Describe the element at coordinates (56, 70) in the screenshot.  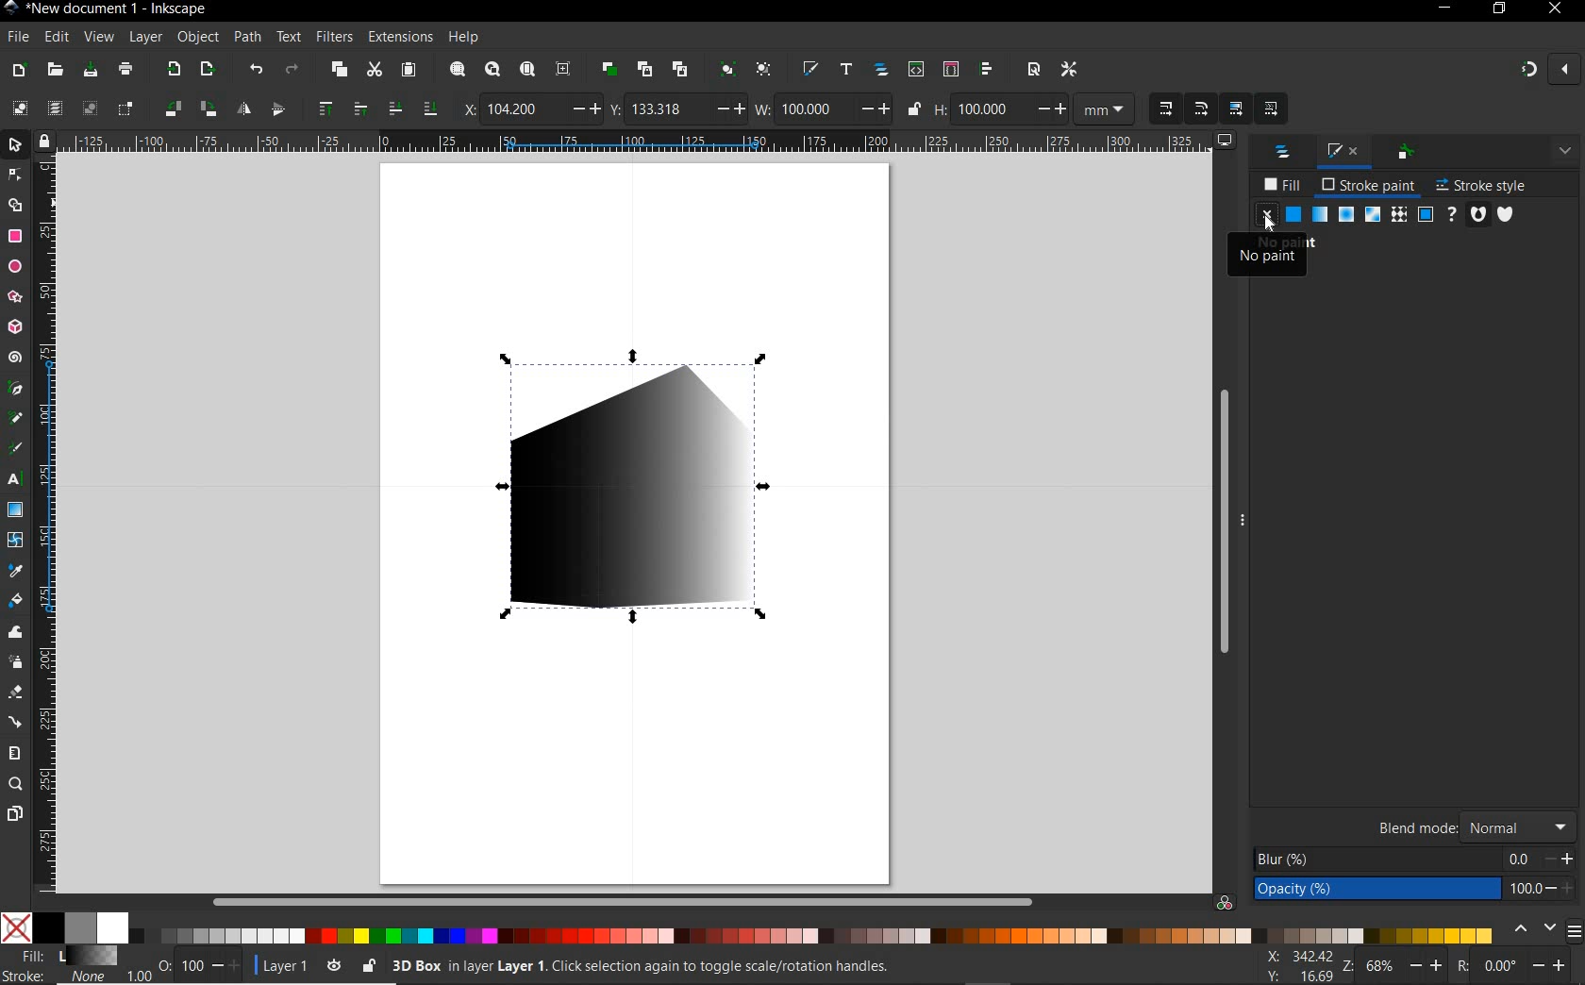
I see `OPEN` at that location.